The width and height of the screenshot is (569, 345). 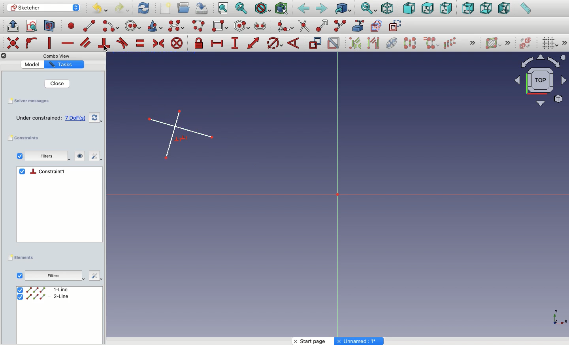 I want to click on Constrain horizontally, so click(x=67, y=44).